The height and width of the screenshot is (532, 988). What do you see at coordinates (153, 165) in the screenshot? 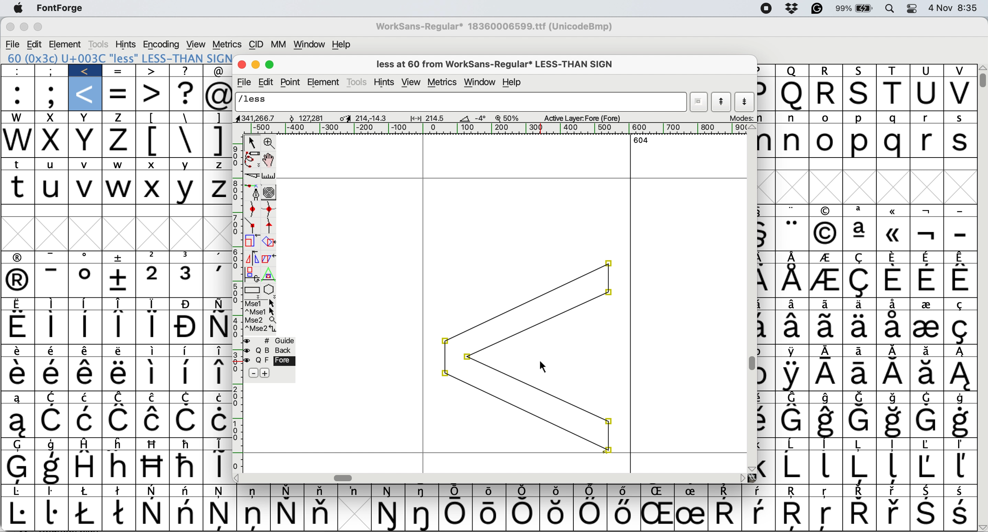
I see `x` at bounding box center [153, 165].